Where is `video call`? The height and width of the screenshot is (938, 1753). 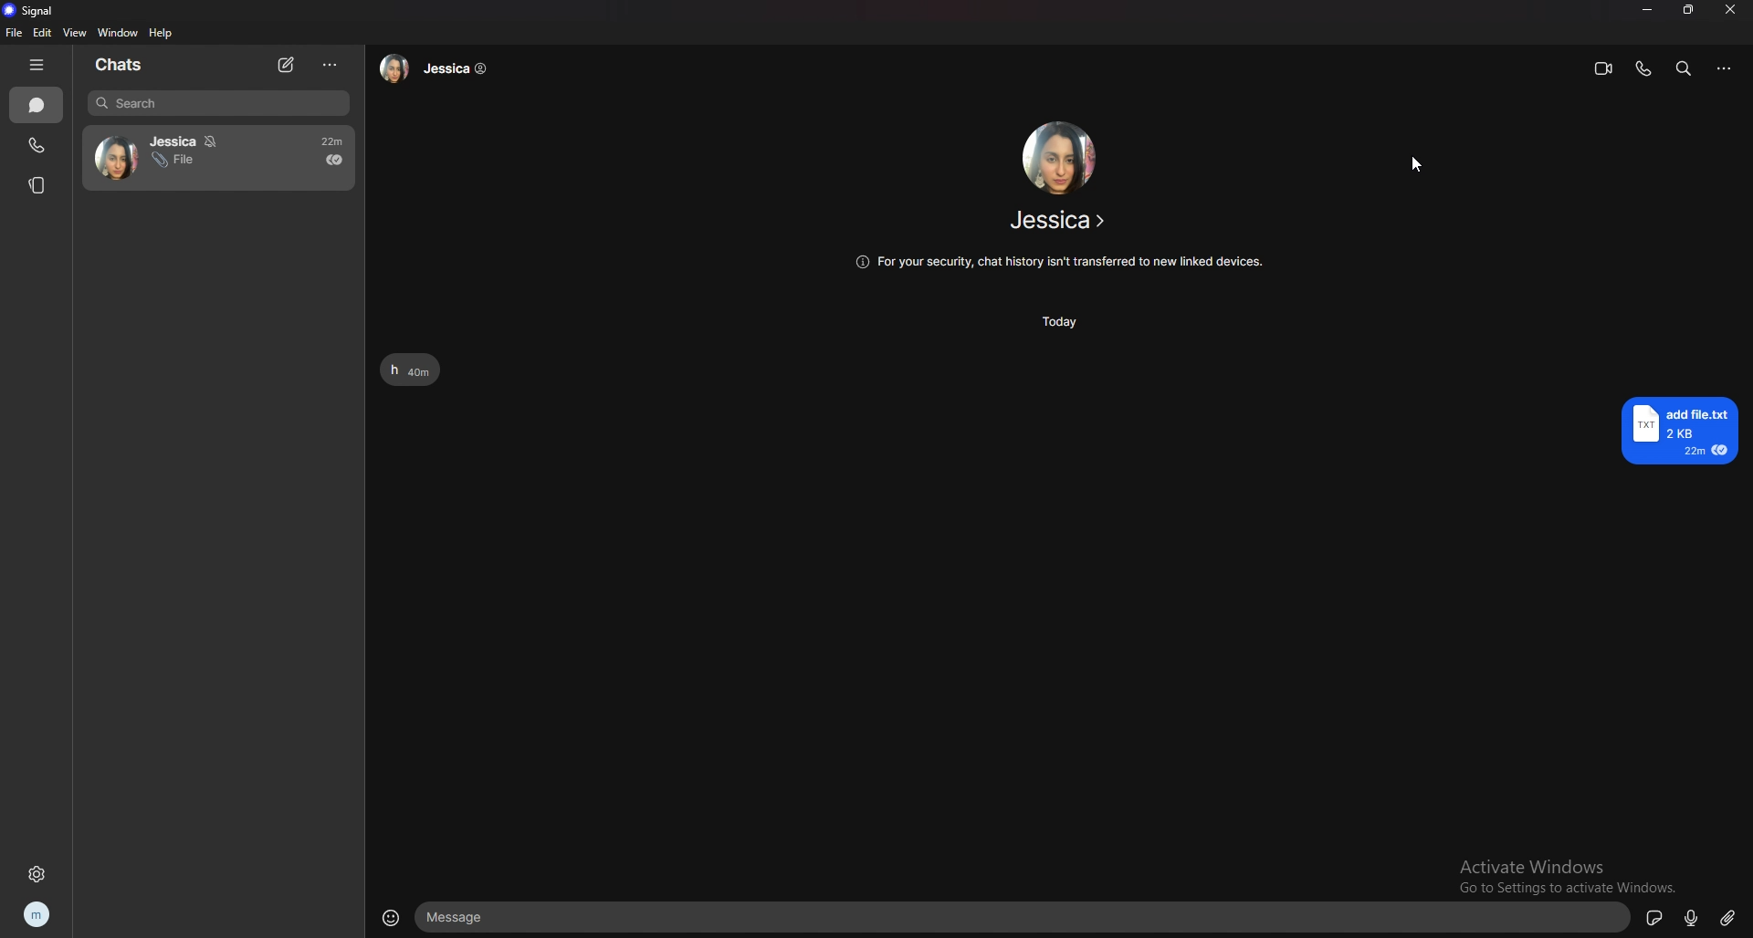 video call is located at coordinates (1604, 68).